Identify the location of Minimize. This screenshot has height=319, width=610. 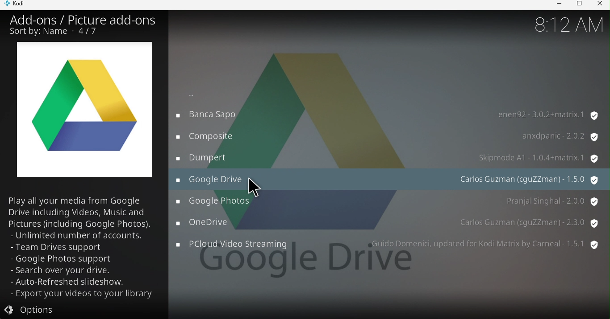
(556, 5).